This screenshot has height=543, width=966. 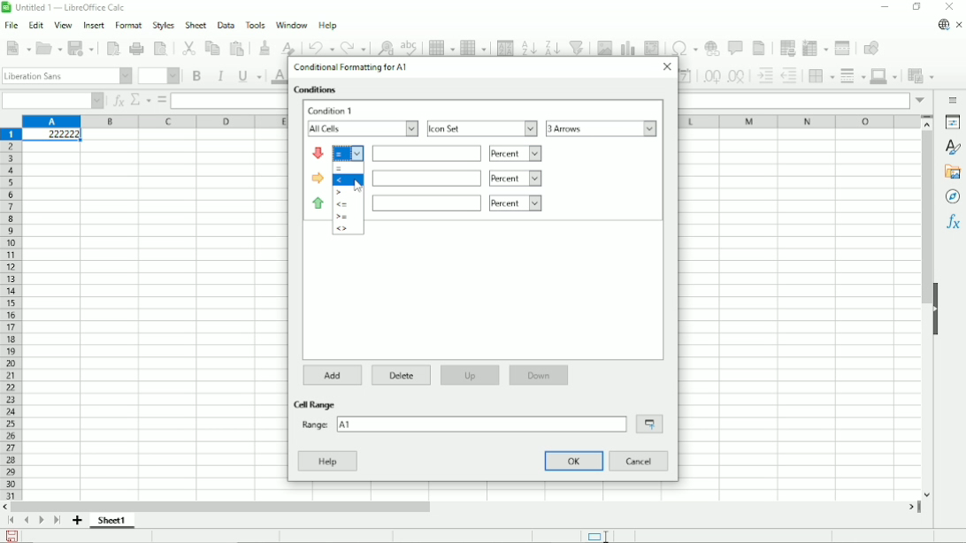 I want to click on Clear direct formatting, so click(x=287, y=47).